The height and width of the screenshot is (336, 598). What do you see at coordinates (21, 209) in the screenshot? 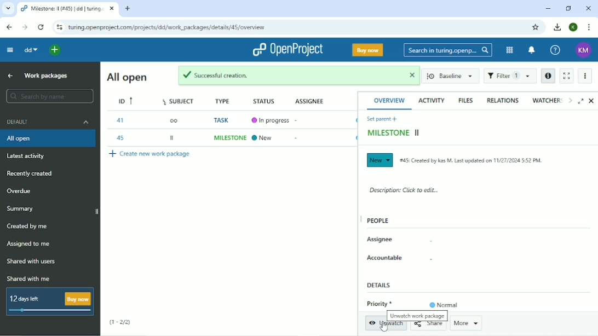
I see `Summary` at bounding box center [21, 209].